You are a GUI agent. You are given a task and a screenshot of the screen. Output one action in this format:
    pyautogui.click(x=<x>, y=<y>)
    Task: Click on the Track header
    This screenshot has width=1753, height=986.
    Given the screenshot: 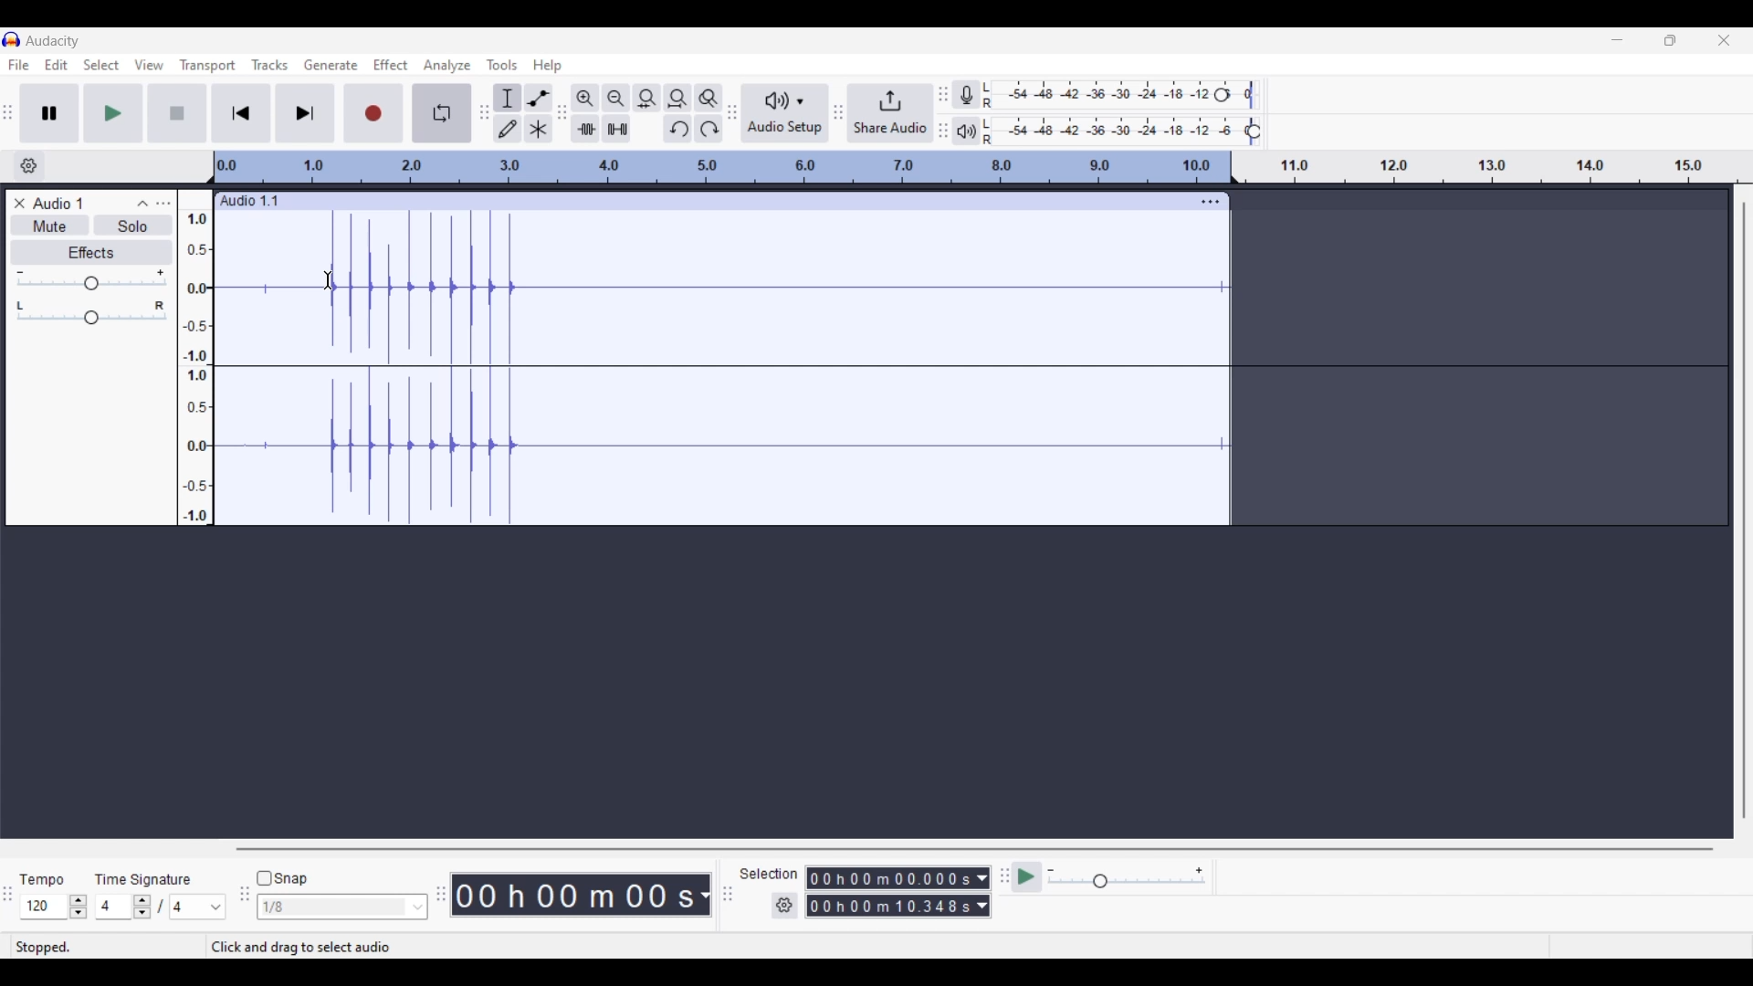 What is the action you would take?
    pyautogui.click(x=1234, y=168)
    